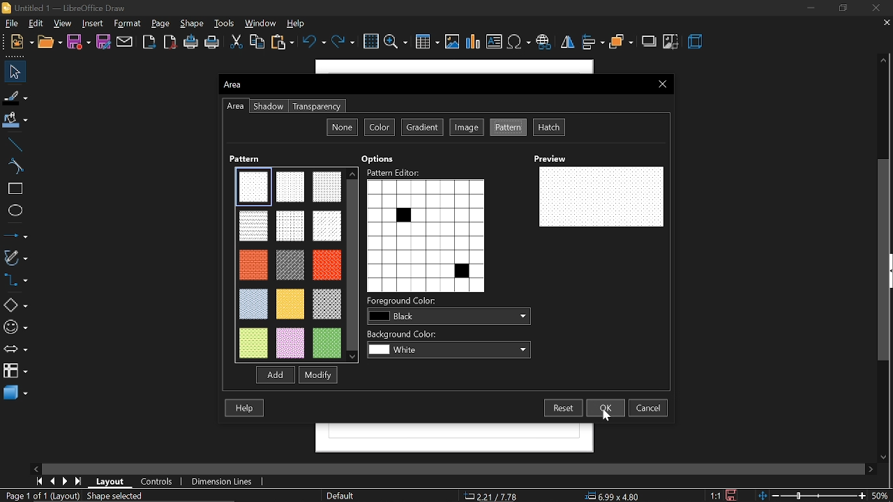 The width and height of the screenshot is (893, 502). I want to click on curves and polygons, so click(15, 257).